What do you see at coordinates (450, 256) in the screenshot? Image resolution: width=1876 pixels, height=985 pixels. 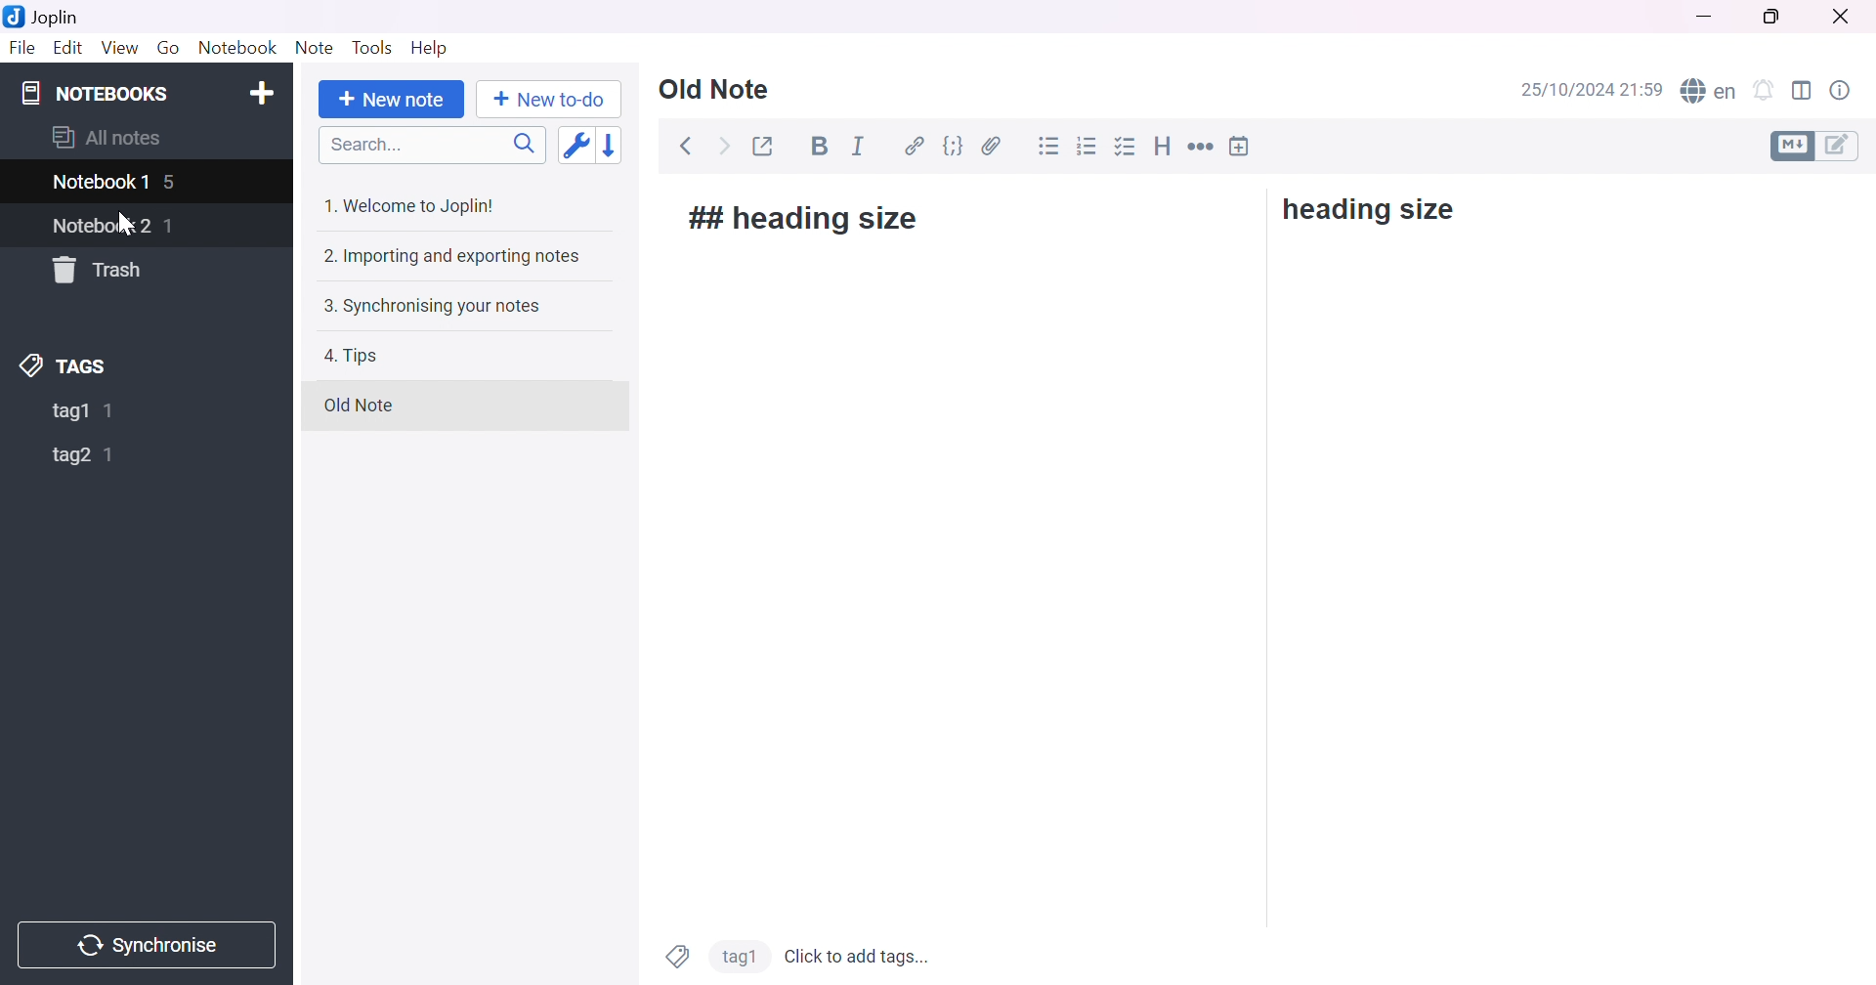 I see `2. Importing and exporting notes` at bounding box center [450, 256].